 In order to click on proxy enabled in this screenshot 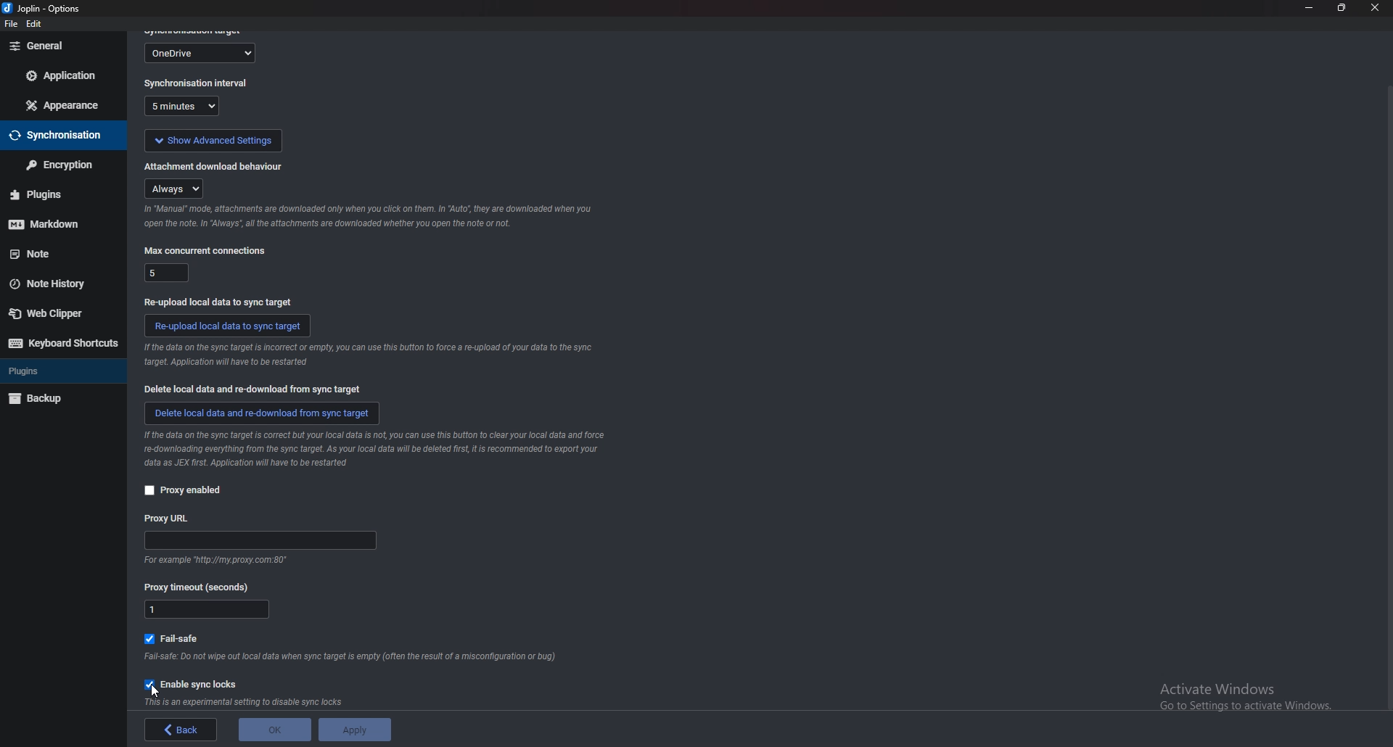, I will do `click(183, 490)`.